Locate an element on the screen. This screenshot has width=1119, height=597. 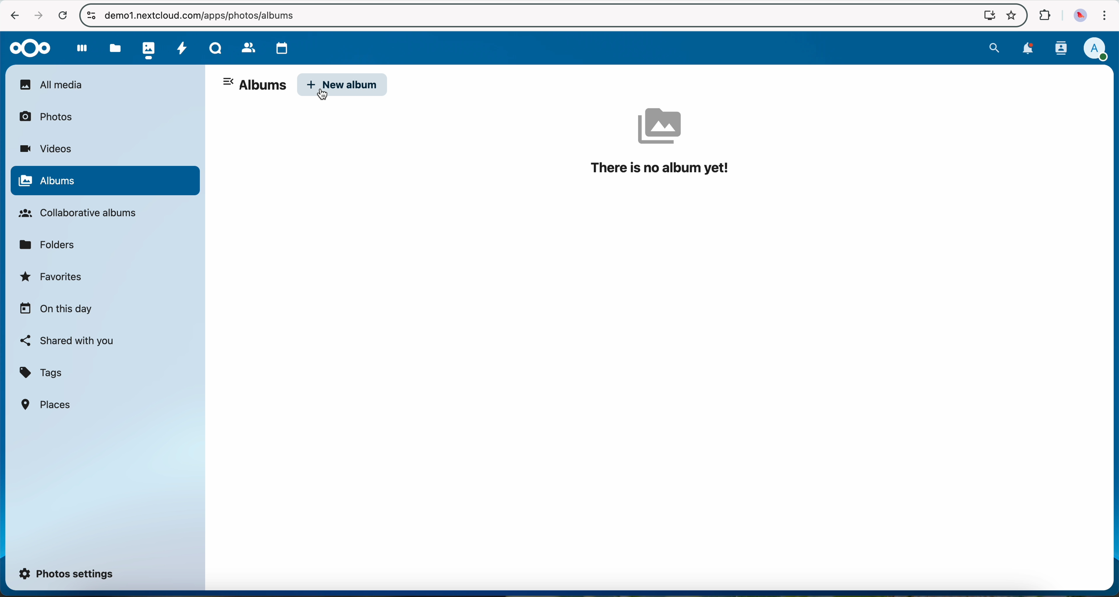
collaborative albums is located at coordinates (83, 213).